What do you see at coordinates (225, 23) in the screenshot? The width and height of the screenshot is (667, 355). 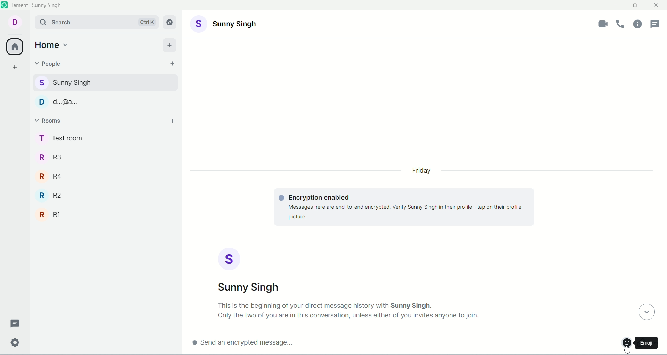 I see `account` at bounding box center [225, 23].